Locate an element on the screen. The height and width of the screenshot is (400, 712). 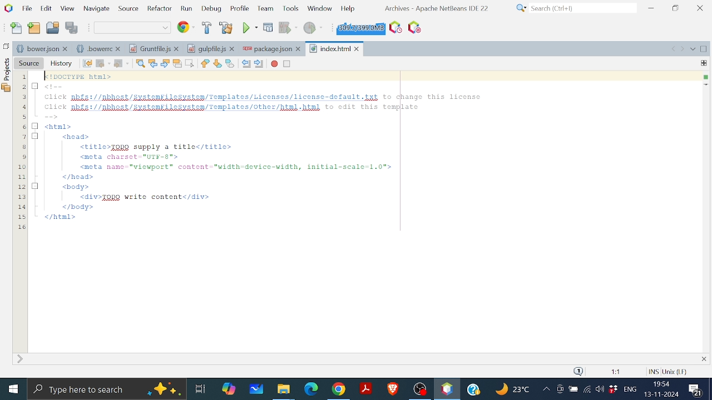
Index.html is located at coordinates (330, 48).